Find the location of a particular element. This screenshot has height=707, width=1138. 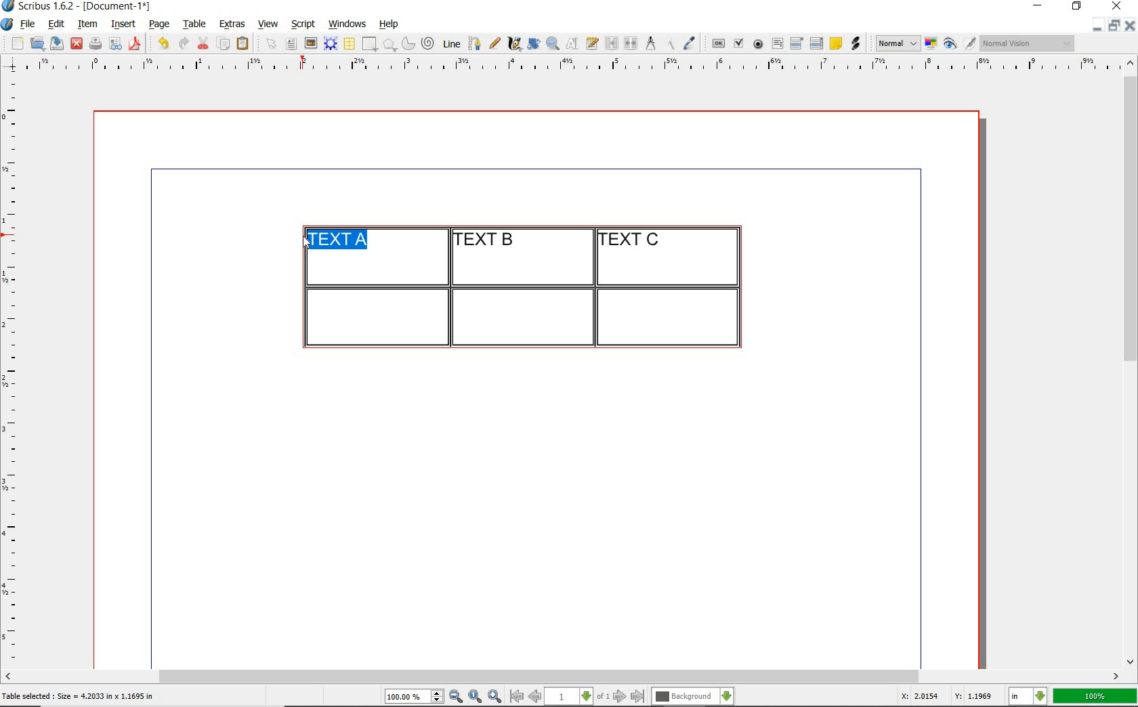

scrollbar is located at coordinates (562, 678).